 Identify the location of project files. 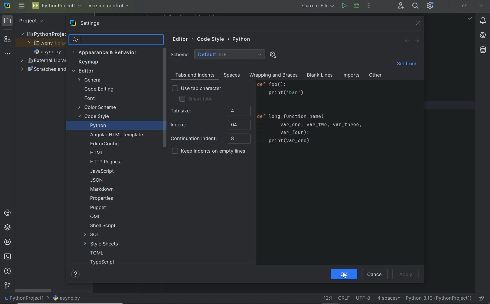
(48, 52).